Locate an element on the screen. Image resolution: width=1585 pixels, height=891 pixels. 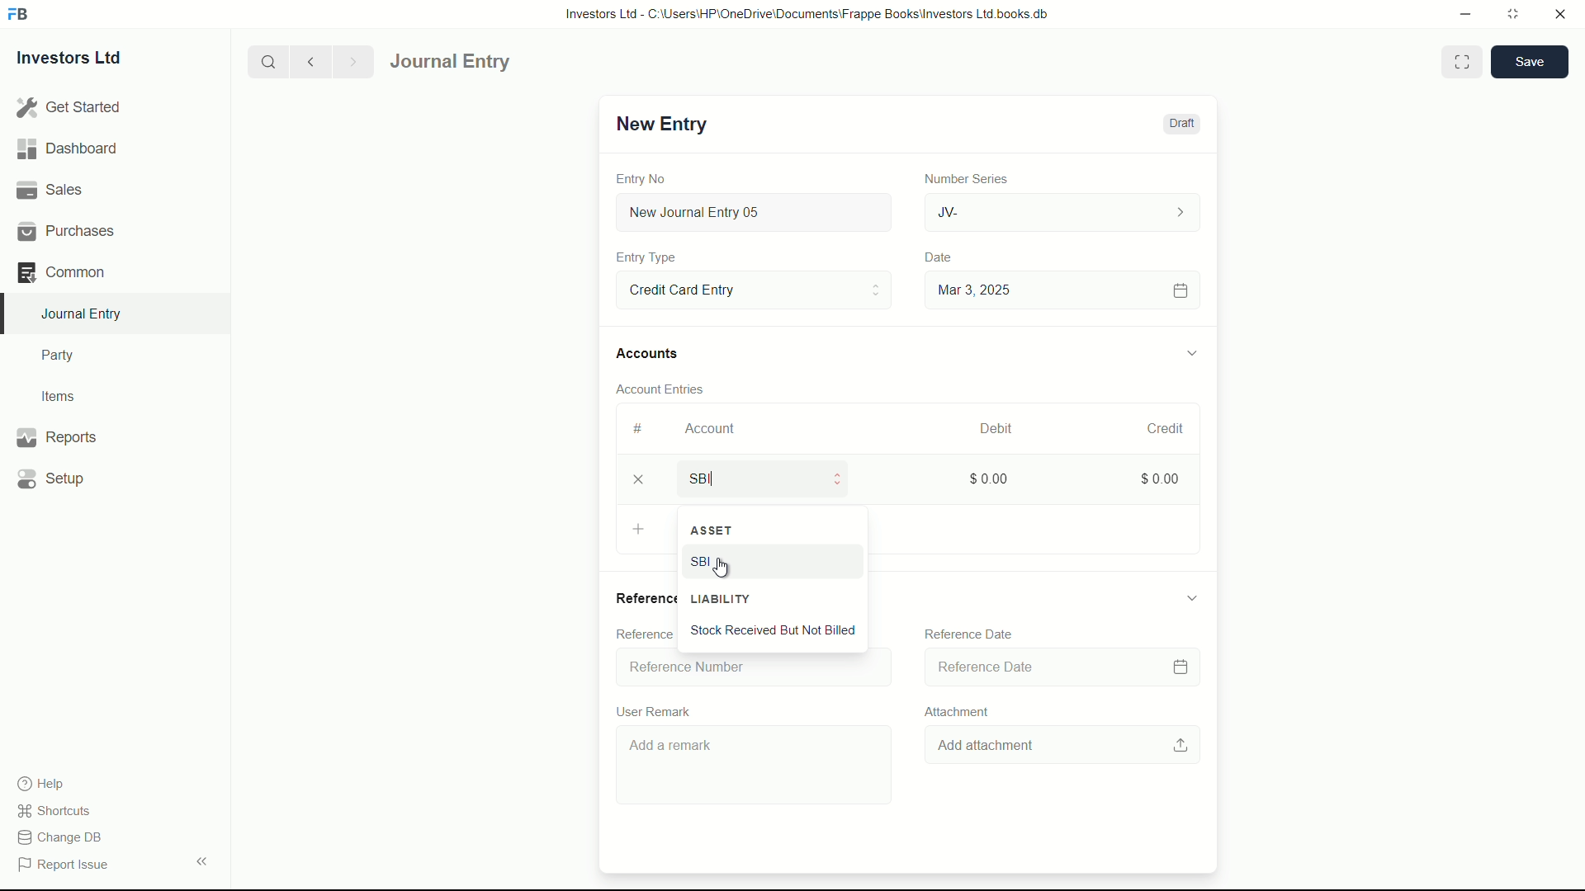
Reports . is located at coordinates (56, 435).